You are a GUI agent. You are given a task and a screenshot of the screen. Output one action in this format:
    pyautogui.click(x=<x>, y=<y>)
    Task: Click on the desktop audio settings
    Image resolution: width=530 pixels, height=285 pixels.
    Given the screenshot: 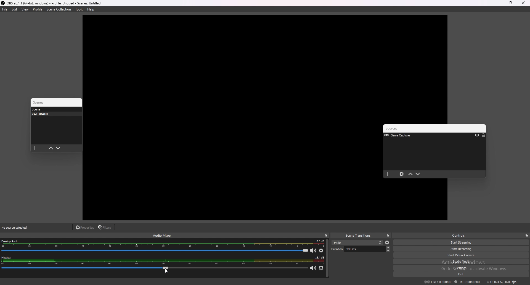 What is the action you would take?
    pyautogui.click(x=321, y=250)
    